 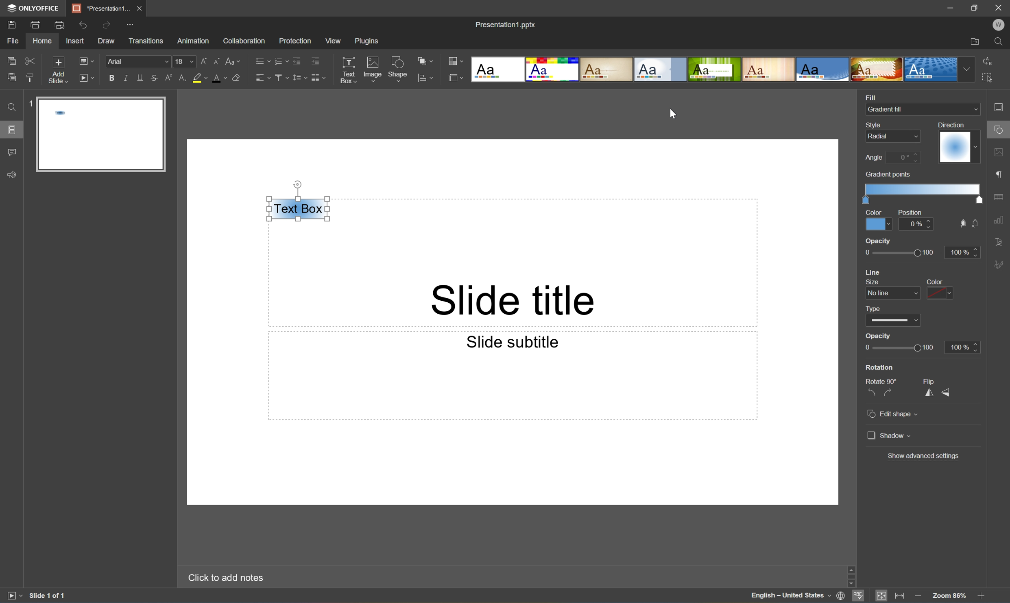 I want to click on Click to add notes, so click(x=225, y=579).